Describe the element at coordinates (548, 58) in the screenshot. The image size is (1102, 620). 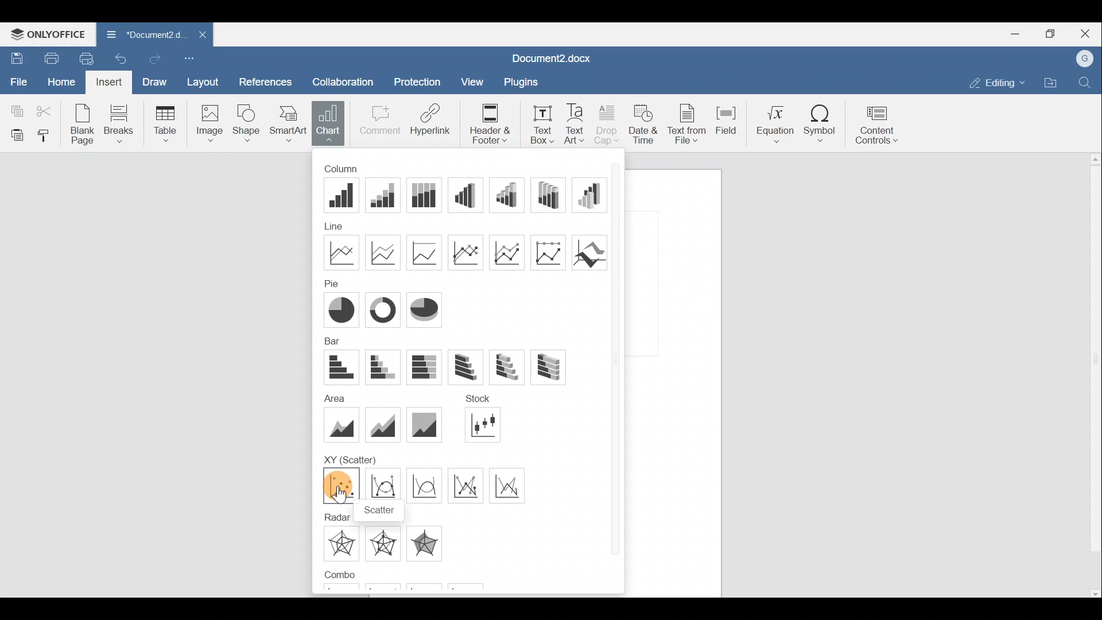
I see `Document2.docx` at that location.